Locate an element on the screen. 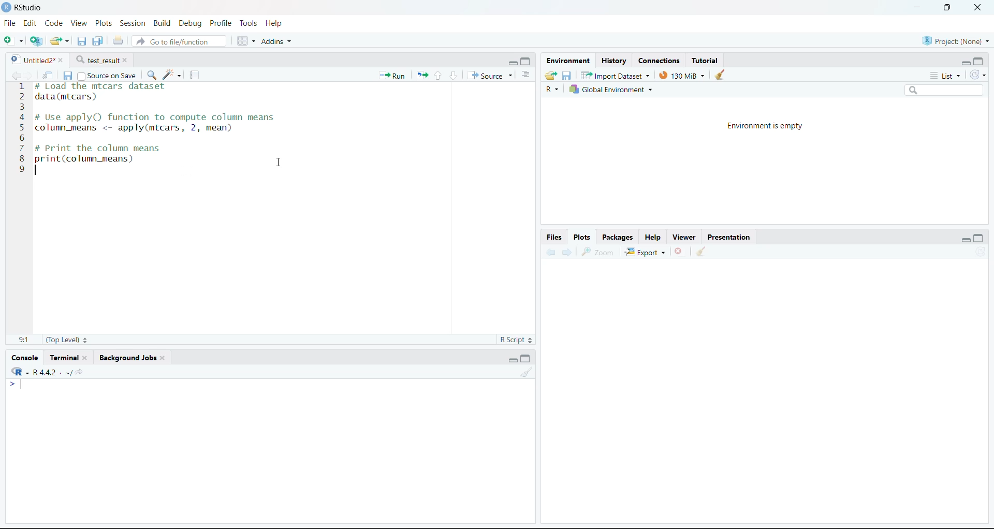 The image size is (994, 529). Packages is located at coordinates (618, 236).